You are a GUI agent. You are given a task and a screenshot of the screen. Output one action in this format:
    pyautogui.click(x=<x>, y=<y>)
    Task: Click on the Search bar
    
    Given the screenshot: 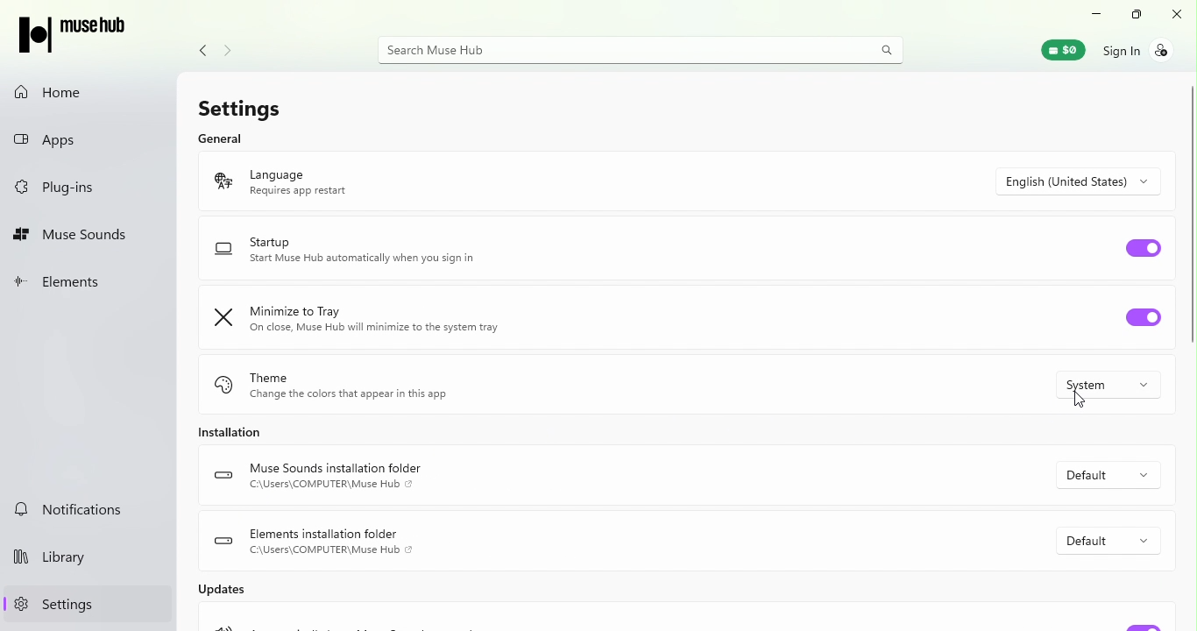 What is the action you would take?
    pyautogui.click(x=641, y=53)
    